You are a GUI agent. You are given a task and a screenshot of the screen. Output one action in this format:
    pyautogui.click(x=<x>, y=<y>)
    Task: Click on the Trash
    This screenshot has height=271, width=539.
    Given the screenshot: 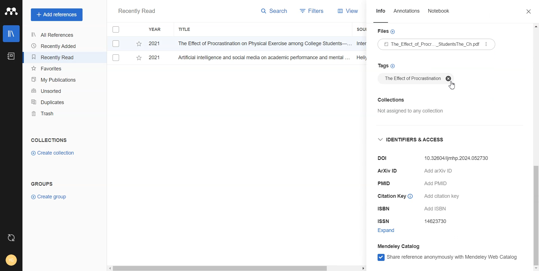 What is the action you would take?
    pyautogui.click(x=55, y=114)
    